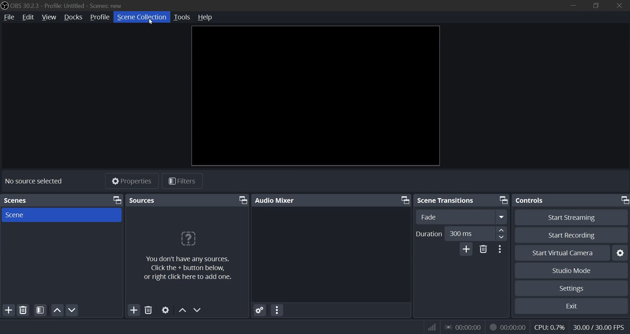  I want to click on profile, so click(99, 17).